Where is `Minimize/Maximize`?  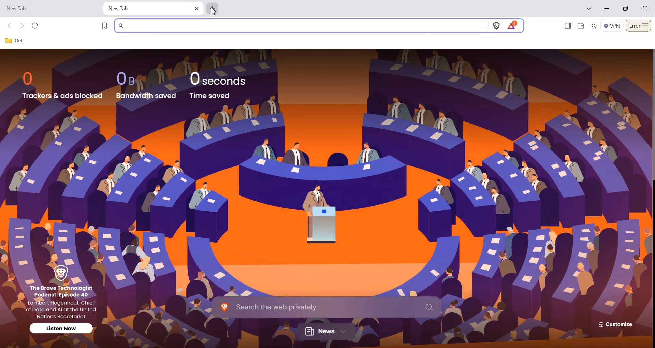
Minimize/Maximize is located at coordinates (626, 9).